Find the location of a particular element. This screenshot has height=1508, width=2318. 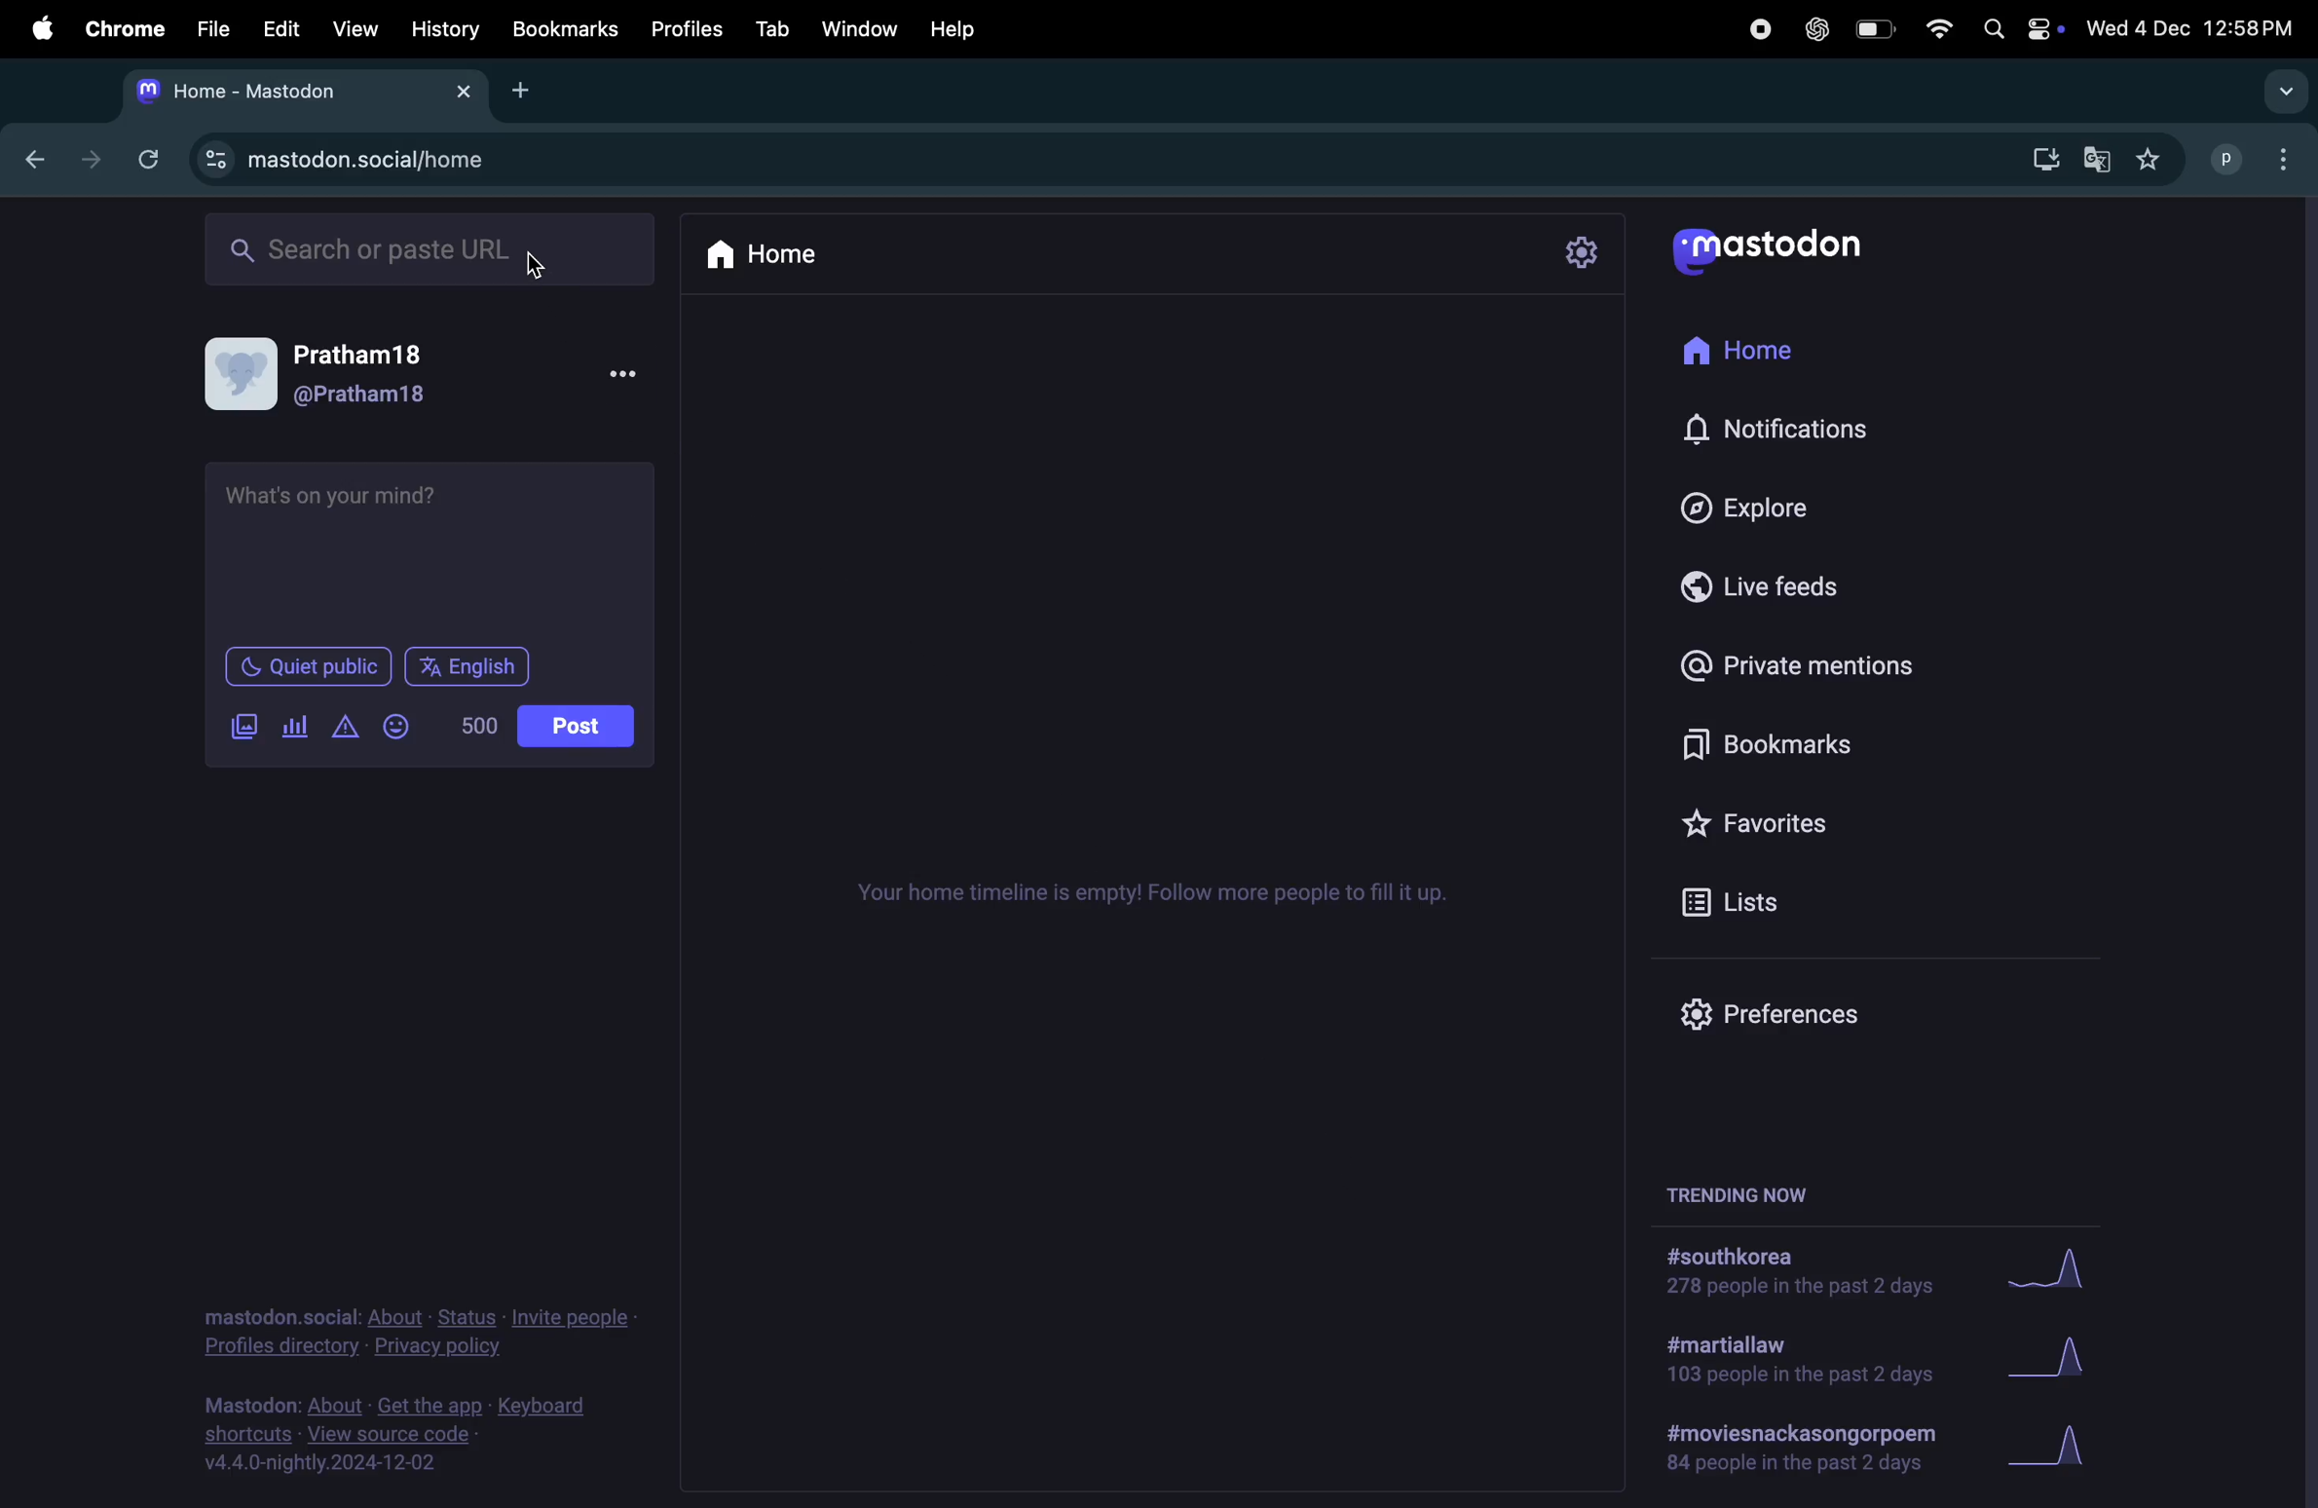

Chrome is located at coordinates (122, 27).